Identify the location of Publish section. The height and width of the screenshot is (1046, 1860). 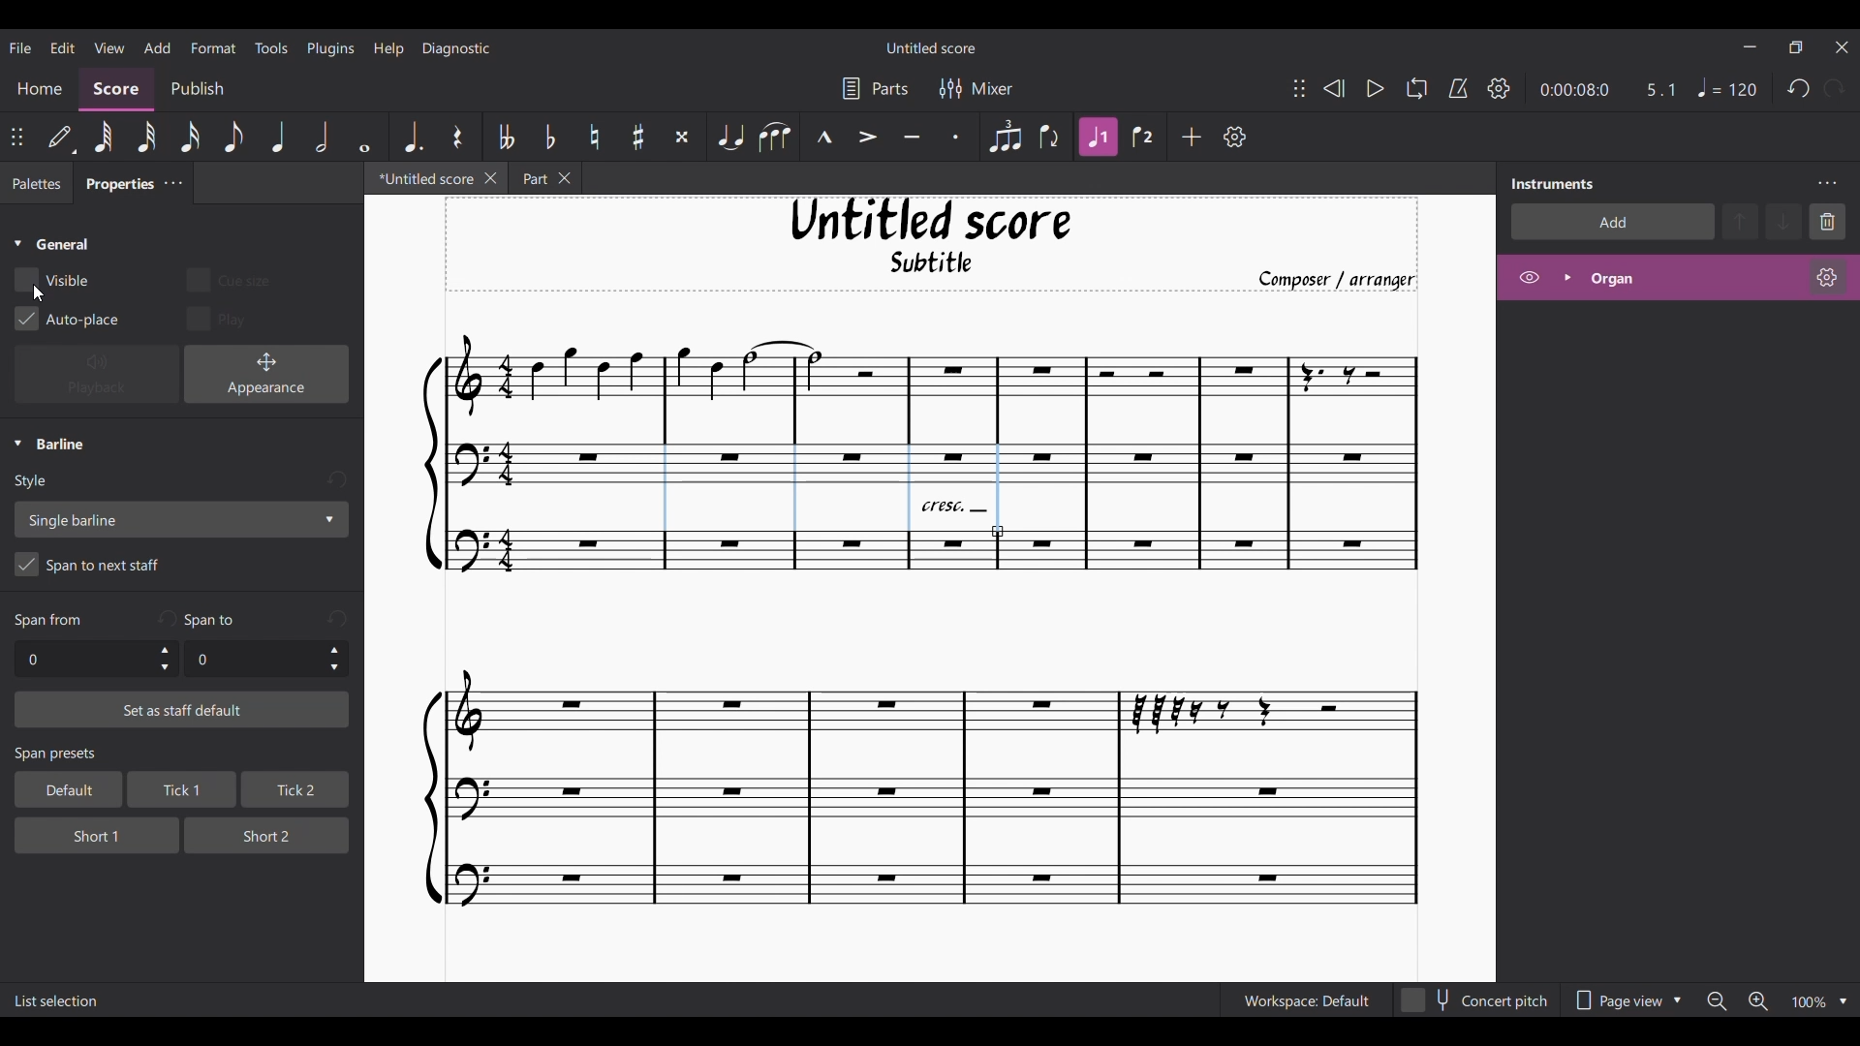
(197, 89).